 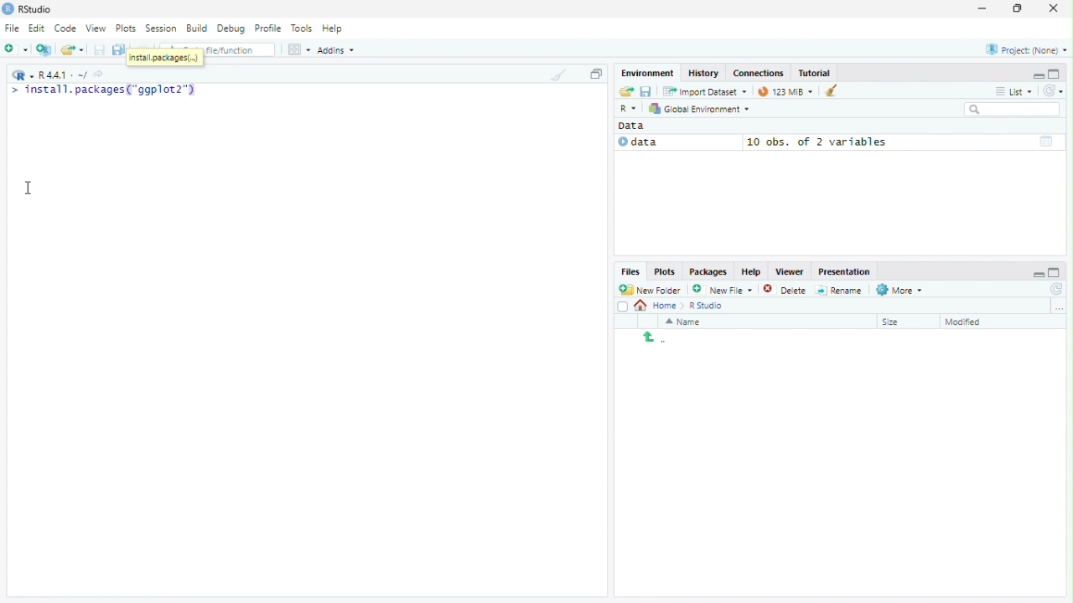 I want to click on View by list, so click(x=1014, y=91).